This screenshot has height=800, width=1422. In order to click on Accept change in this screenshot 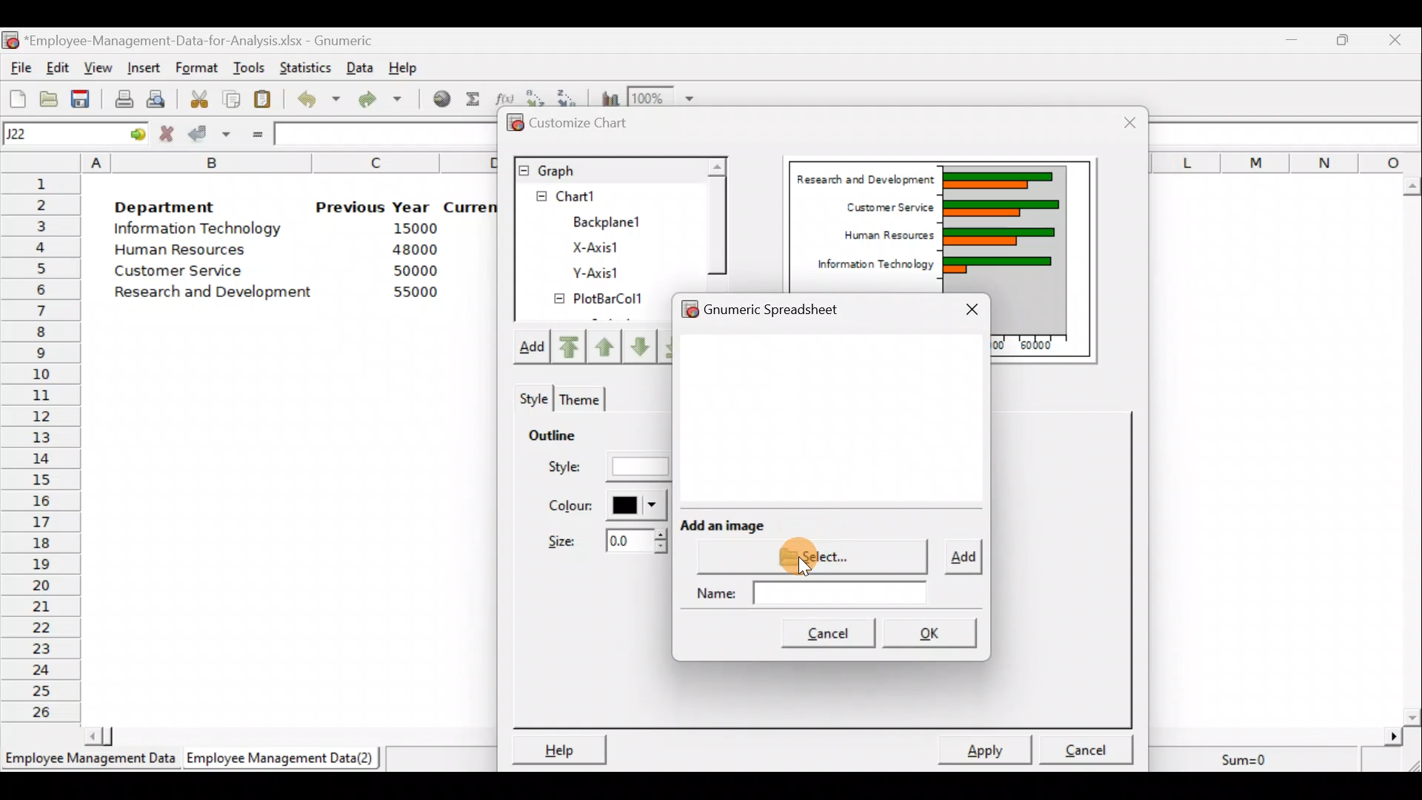, I will do `click(209, 136)`.